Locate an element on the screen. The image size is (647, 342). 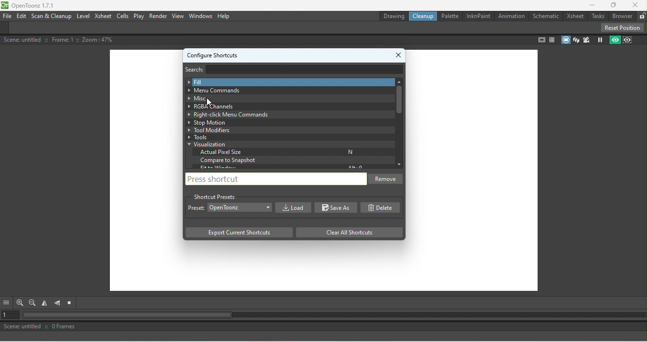
Tasks is located at coordinates (598, 16).